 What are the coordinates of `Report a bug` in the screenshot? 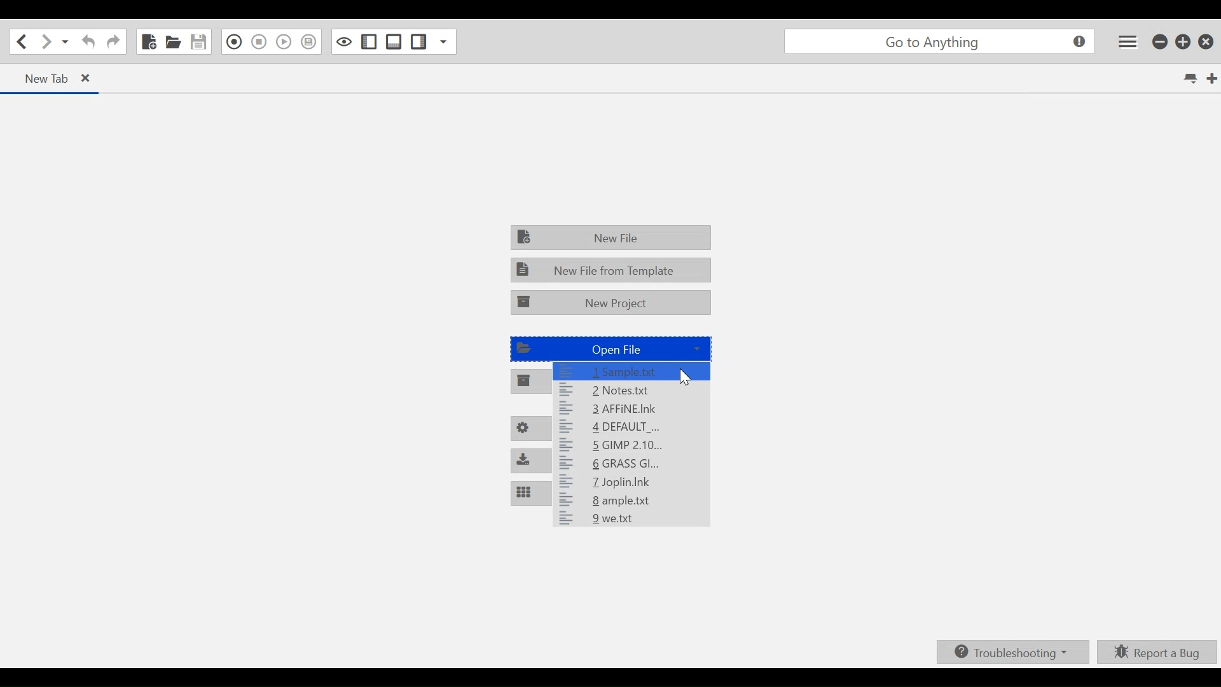 It's located at (1157, 652).